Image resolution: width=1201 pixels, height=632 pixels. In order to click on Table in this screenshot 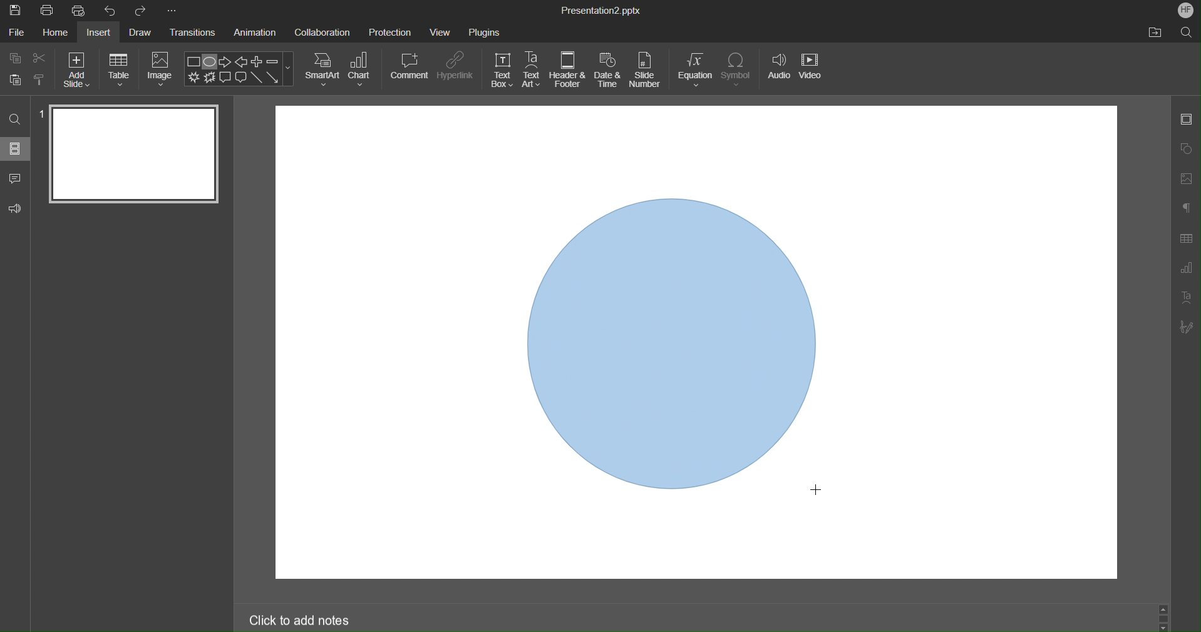, I will do `click(119, 69)`.